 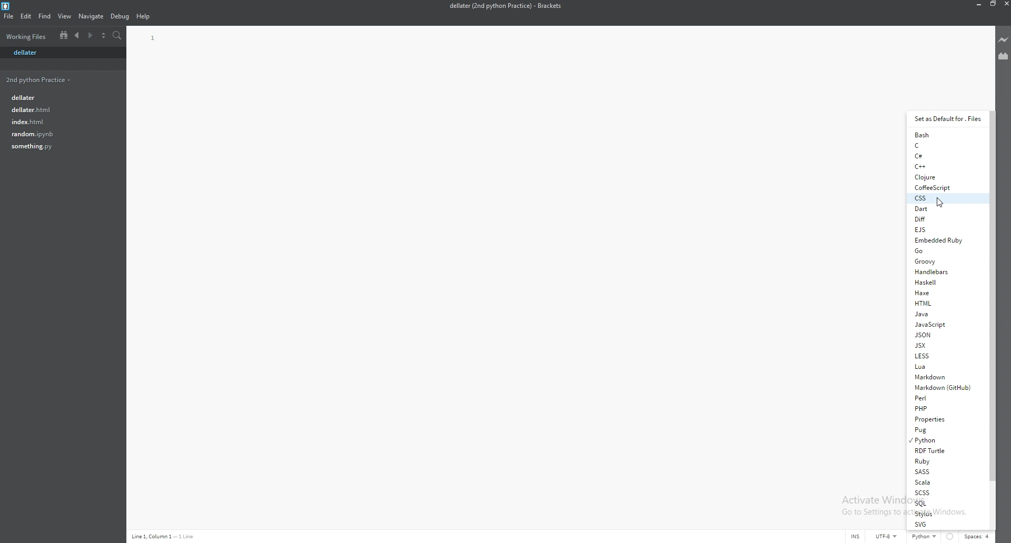 I want to click on jsx, so click(x=944, y=345).